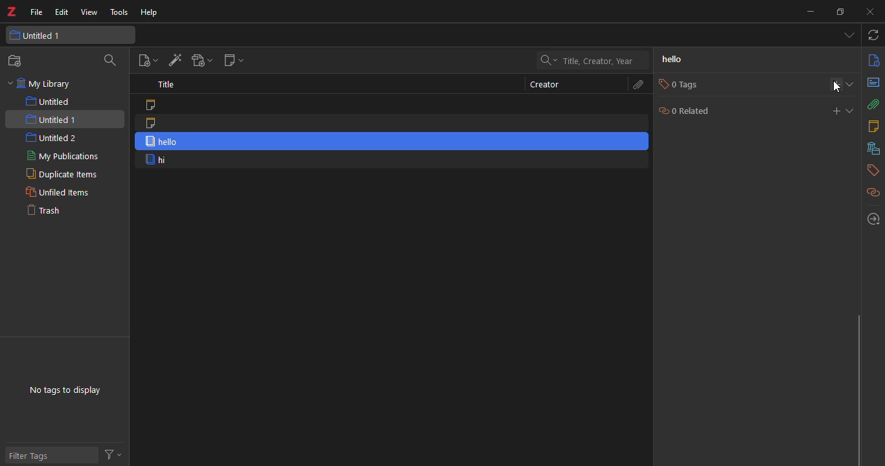  I want to click on note, so click(154, 123).